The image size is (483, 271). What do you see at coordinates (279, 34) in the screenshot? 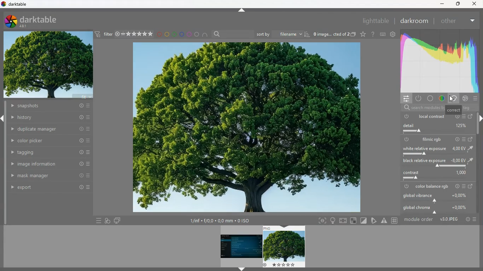
I see `sort by filename` at bounding box center [279, 34].